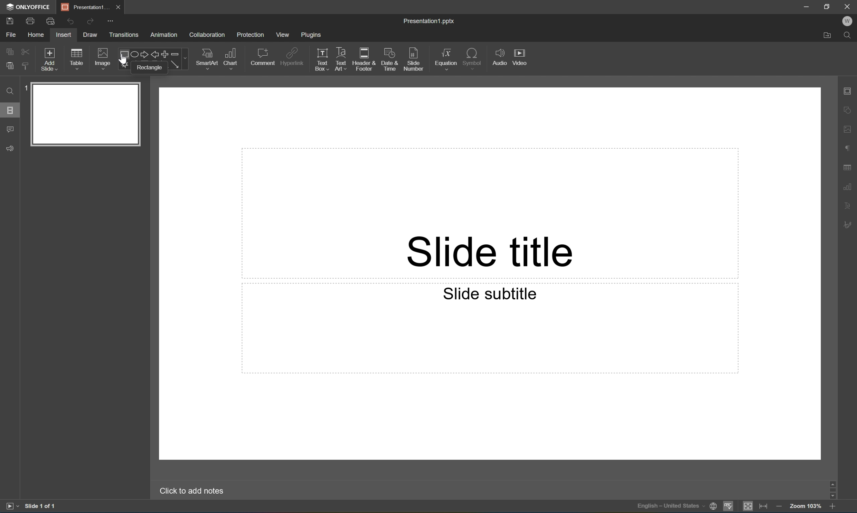  I want to click on Zoom 103%, so click(805, 506).